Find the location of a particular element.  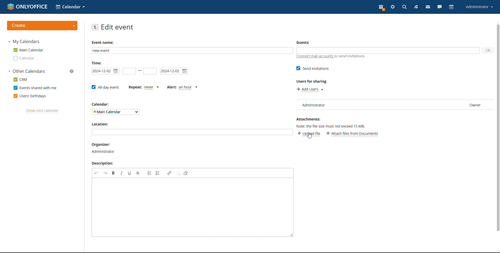

set repetition is located at coordinates (143, 88).